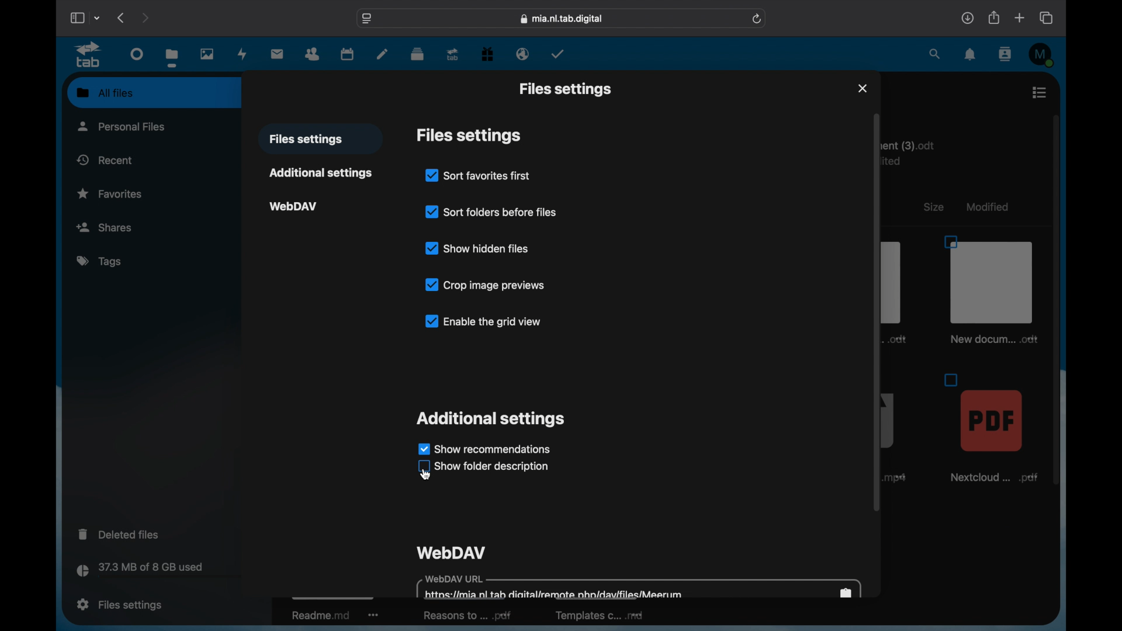 Image resolution: width=1122 pixels, height=631 pixels. Describe the element at coordinates (467, 616) in the screenshot. I see `reasonsto` at that location.